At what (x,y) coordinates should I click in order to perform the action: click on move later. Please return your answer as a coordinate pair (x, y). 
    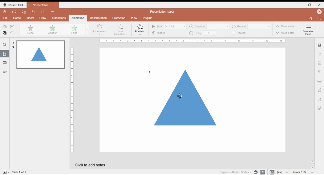
    Looking at the image, I should click on (286, 33).